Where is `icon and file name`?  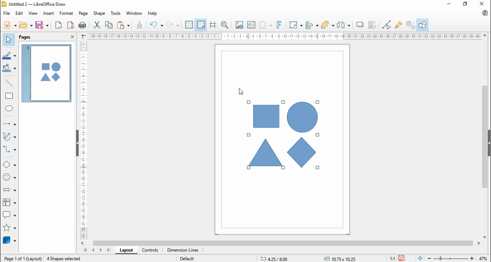 icon and file name is located at coordinates (35, 4).